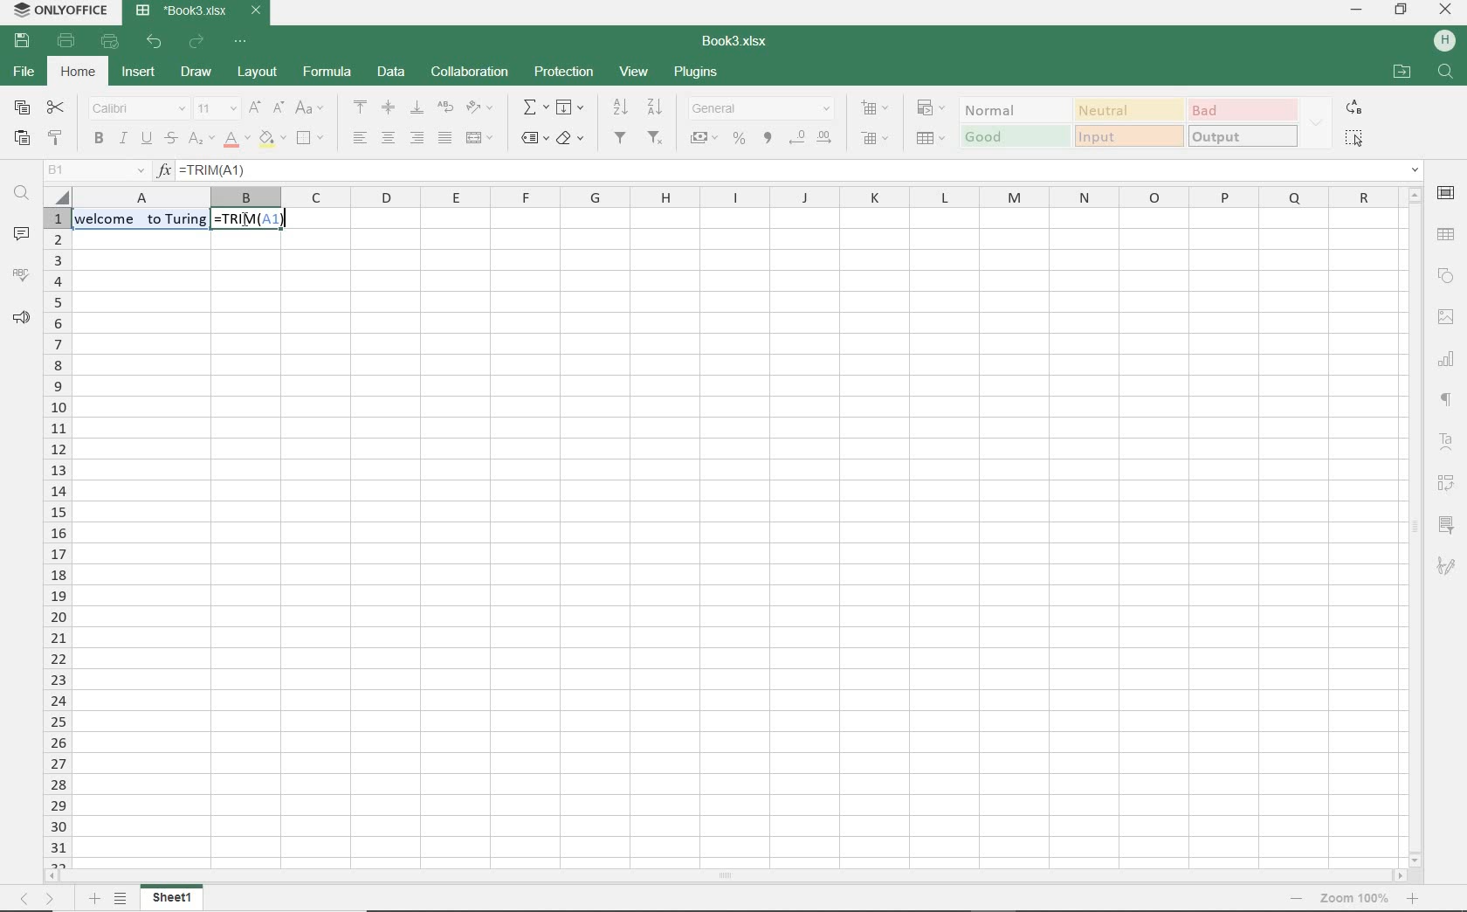  I want to click on , so click(1449, 42).